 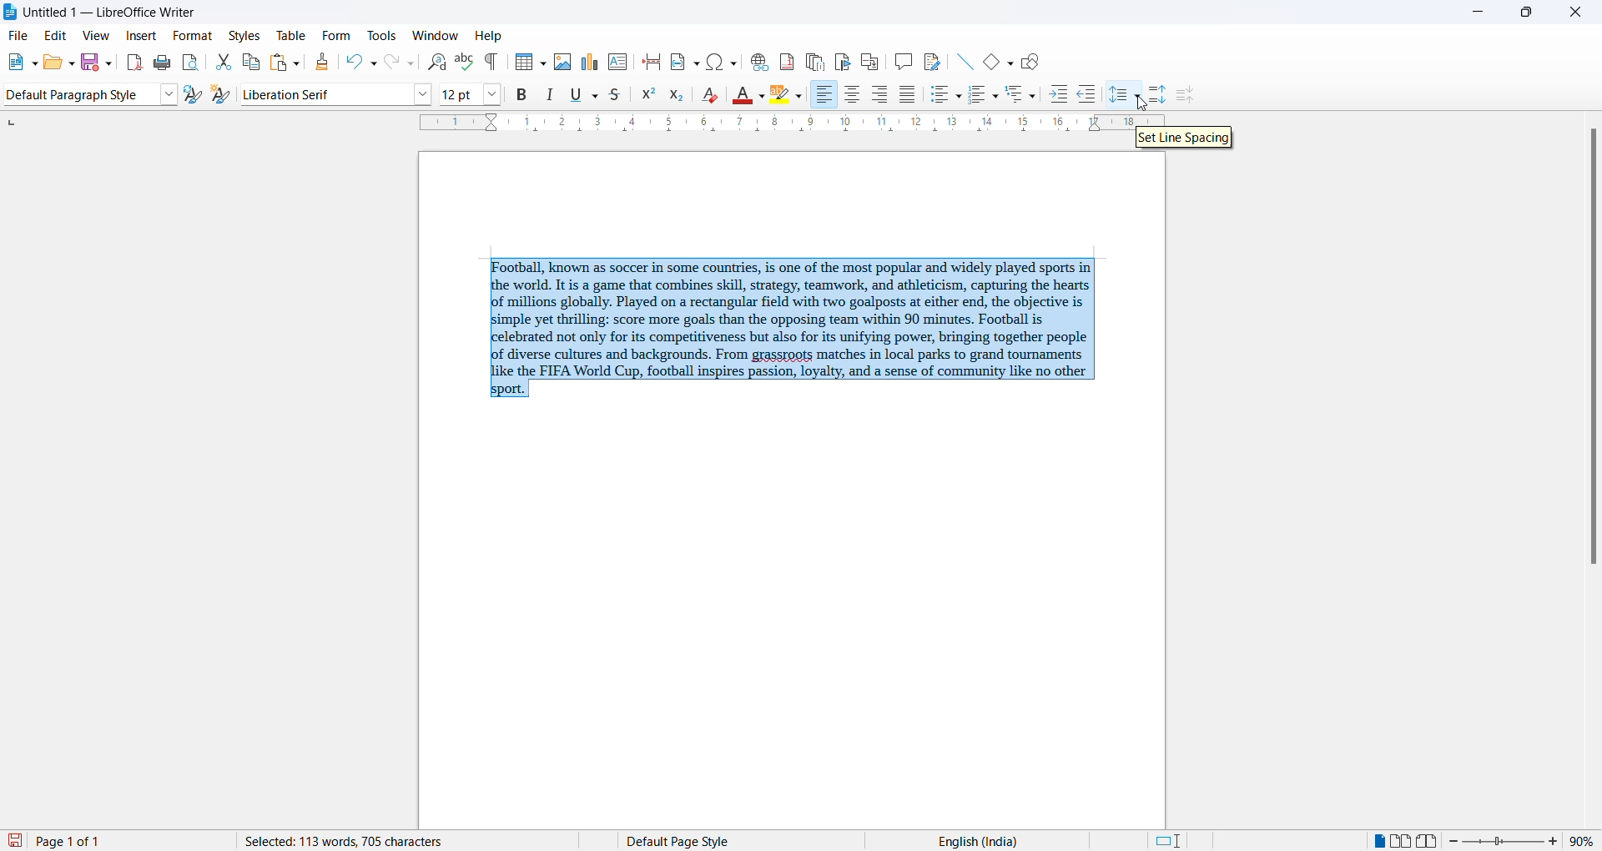 I want to click on font options, so click(x=423, y=93).